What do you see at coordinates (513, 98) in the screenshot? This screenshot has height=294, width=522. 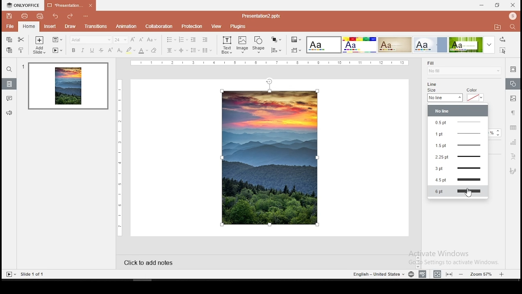 I see `image settings` at bounding box center [513, 98].